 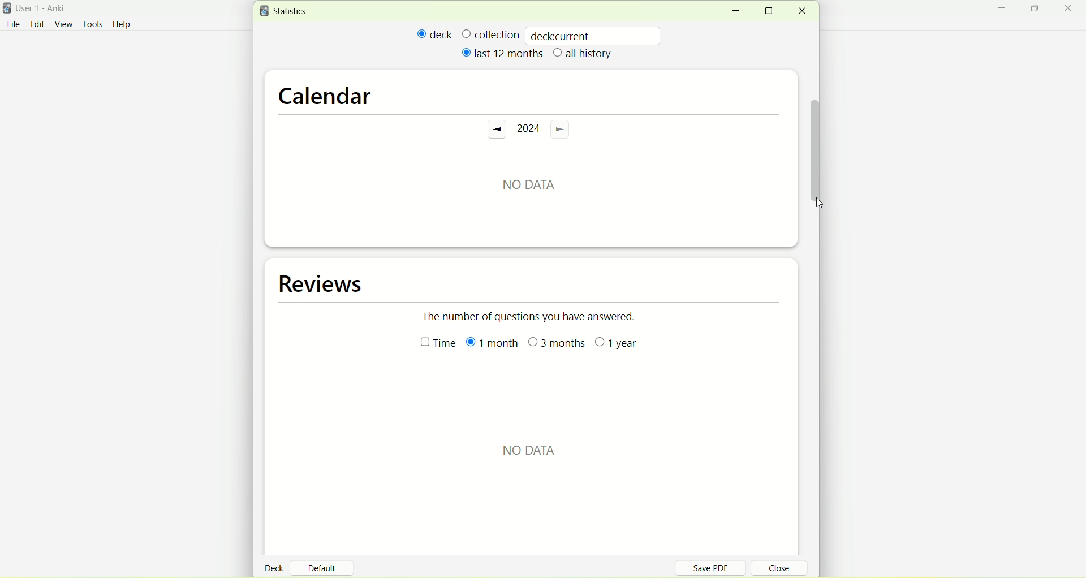 I want to click on time, so click(x=433, y=345).